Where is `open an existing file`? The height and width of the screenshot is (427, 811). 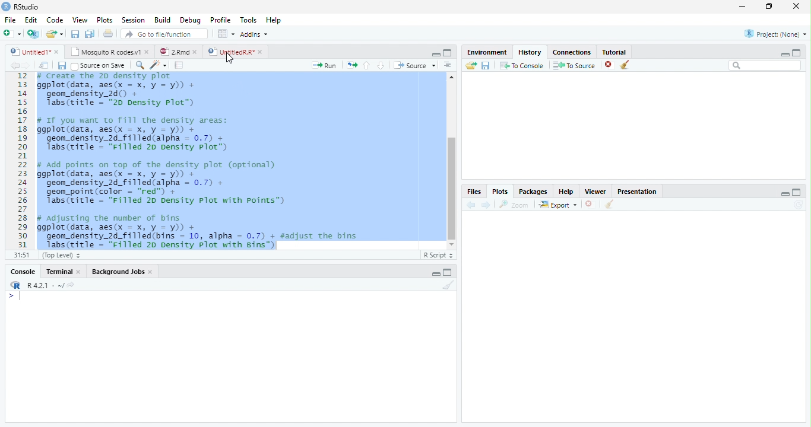
open an existing file is located at coordinates (53, 34).